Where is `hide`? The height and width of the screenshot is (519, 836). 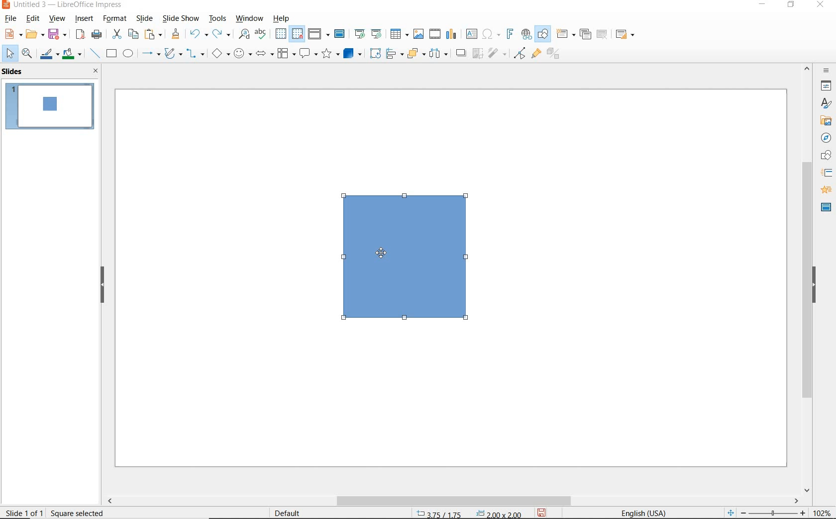
hide is located at coordinates (102, 285).